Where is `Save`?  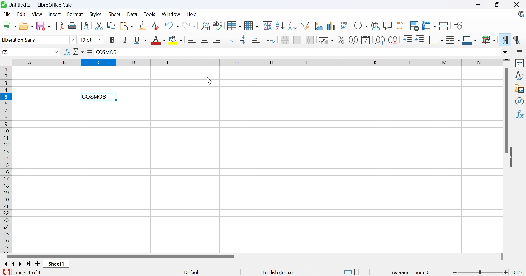
Save is located at coordinates (43, 26).